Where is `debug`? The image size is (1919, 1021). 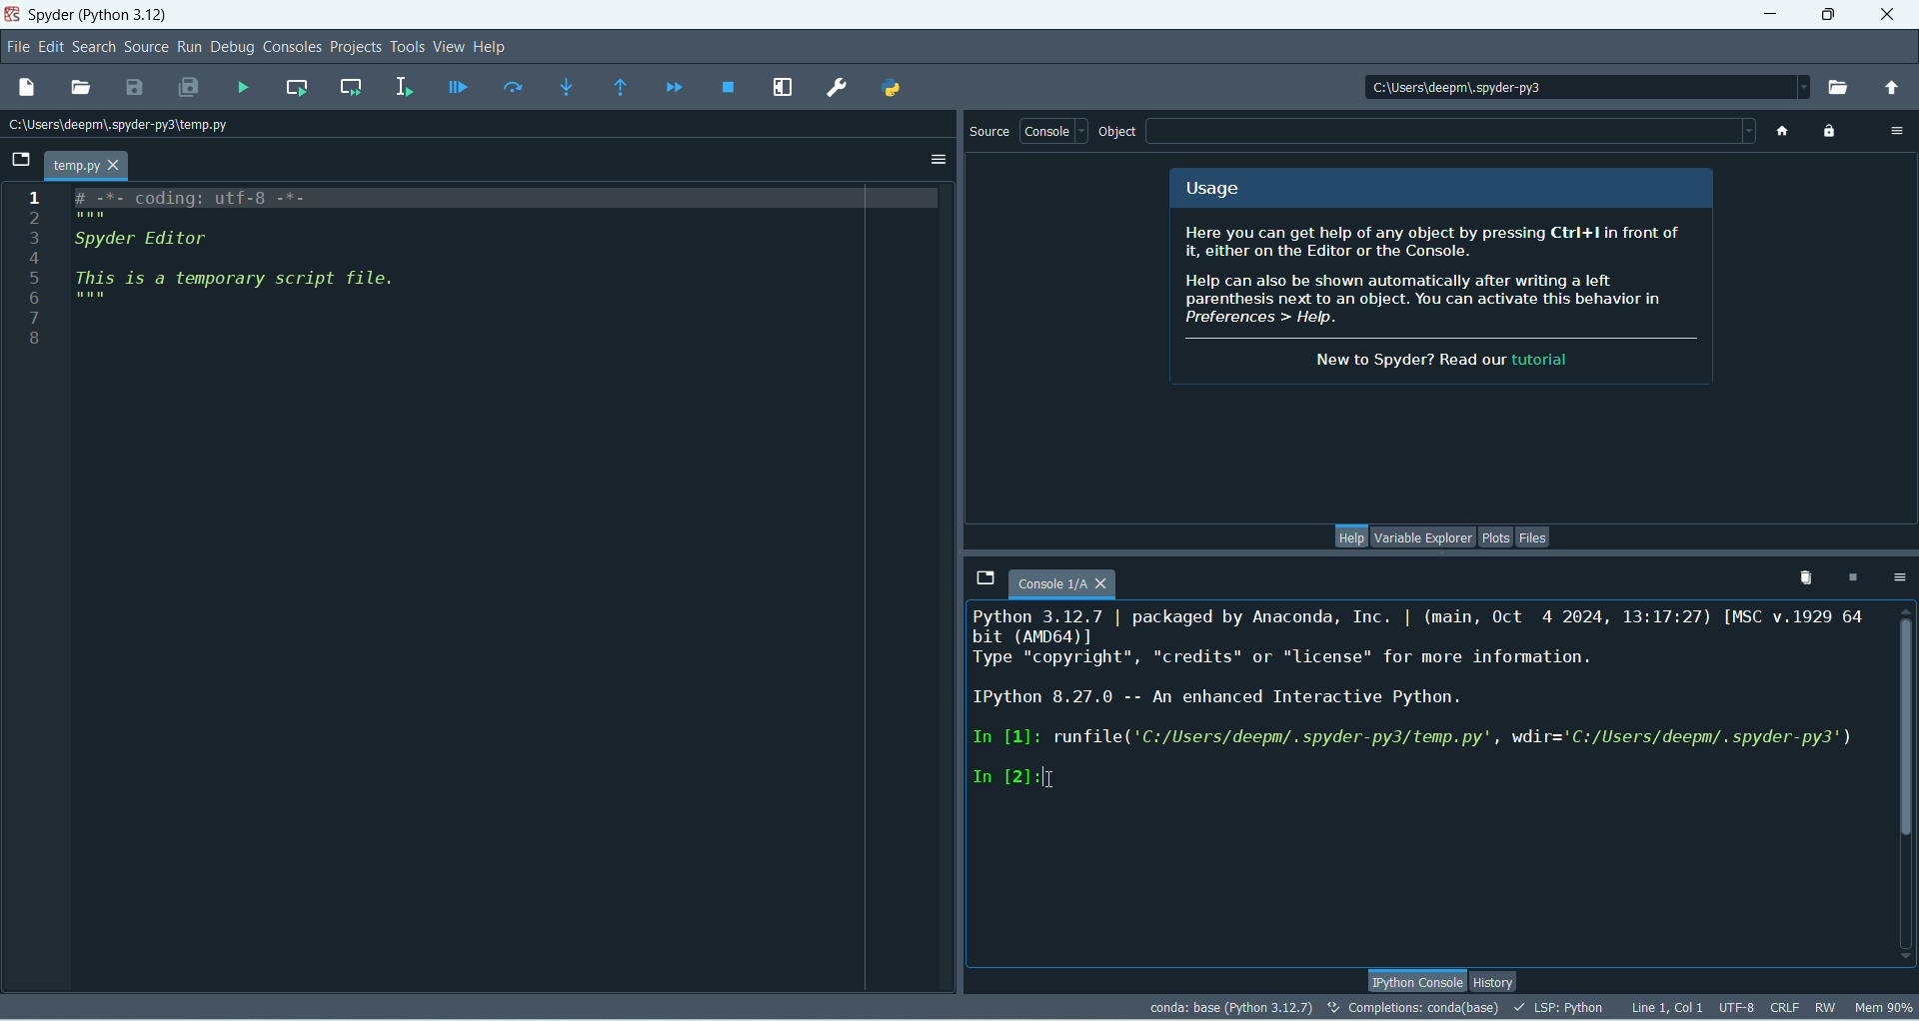 debug is located at coordinates (233, 48).